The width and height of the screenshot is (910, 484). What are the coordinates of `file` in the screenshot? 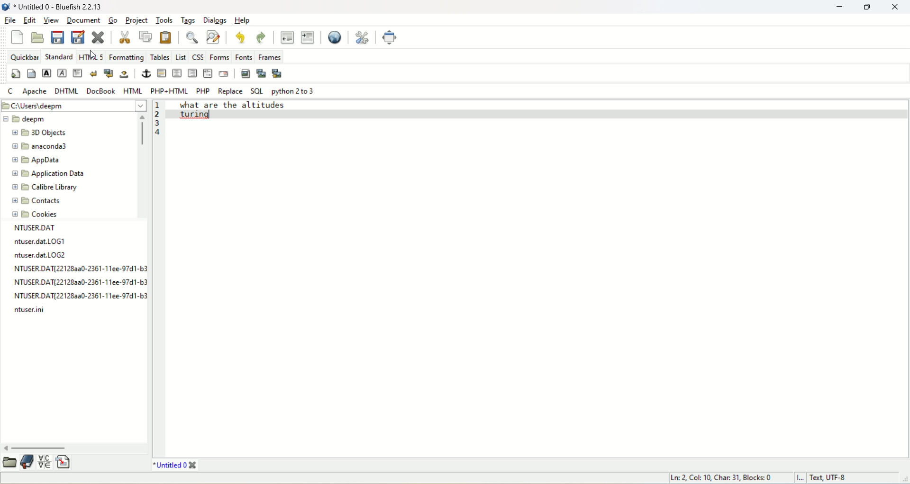 It's located at (10, 22).